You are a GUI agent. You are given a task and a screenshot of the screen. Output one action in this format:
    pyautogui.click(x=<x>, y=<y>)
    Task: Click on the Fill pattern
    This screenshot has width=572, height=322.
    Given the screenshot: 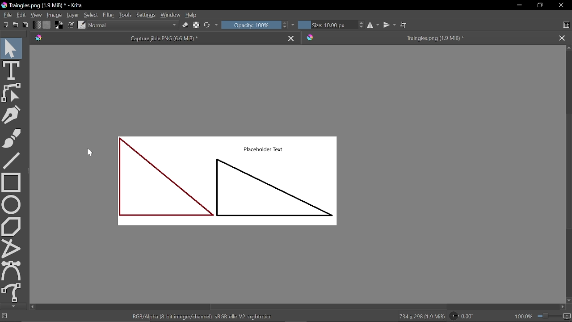 What is the action you would take?
    pyautogui.click(x=47, y=25)
    